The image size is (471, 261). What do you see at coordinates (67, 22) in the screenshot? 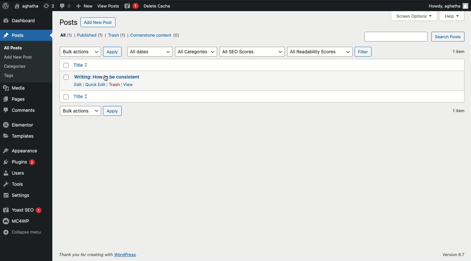
I see `Posts` at bounding box center [67, 22].